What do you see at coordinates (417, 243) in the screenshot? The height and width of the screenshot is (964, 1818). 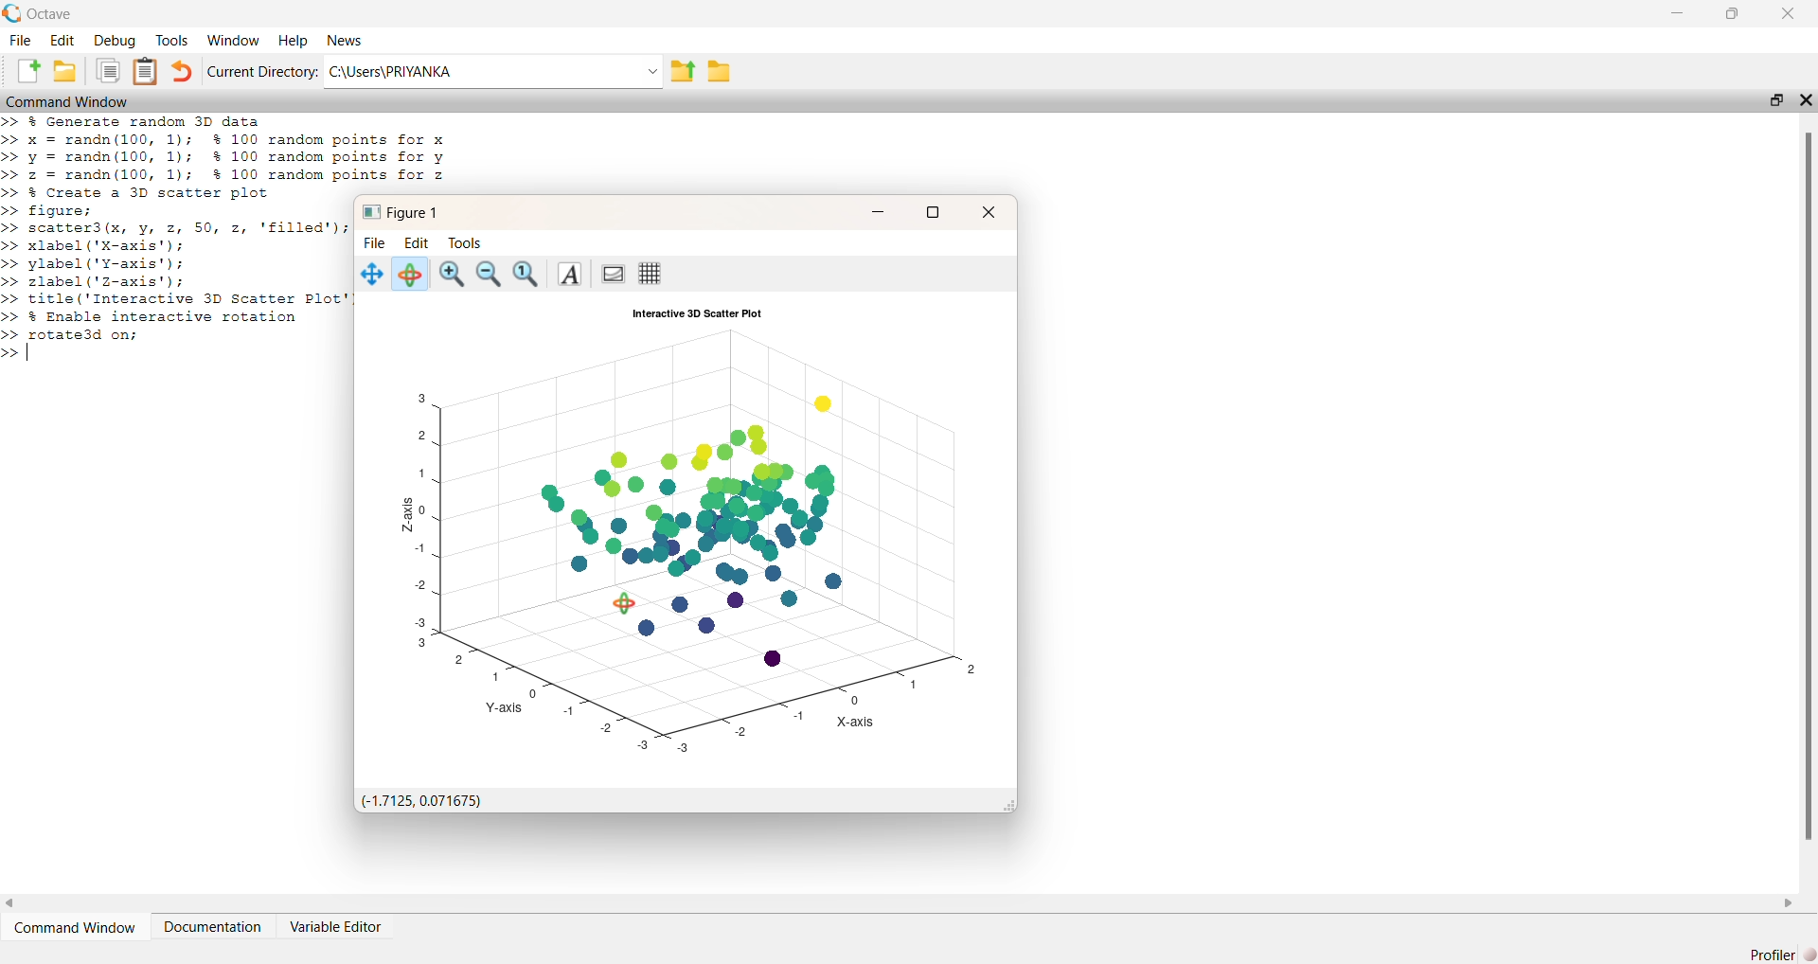 I see `Edit` at bounding box center [417, 243].